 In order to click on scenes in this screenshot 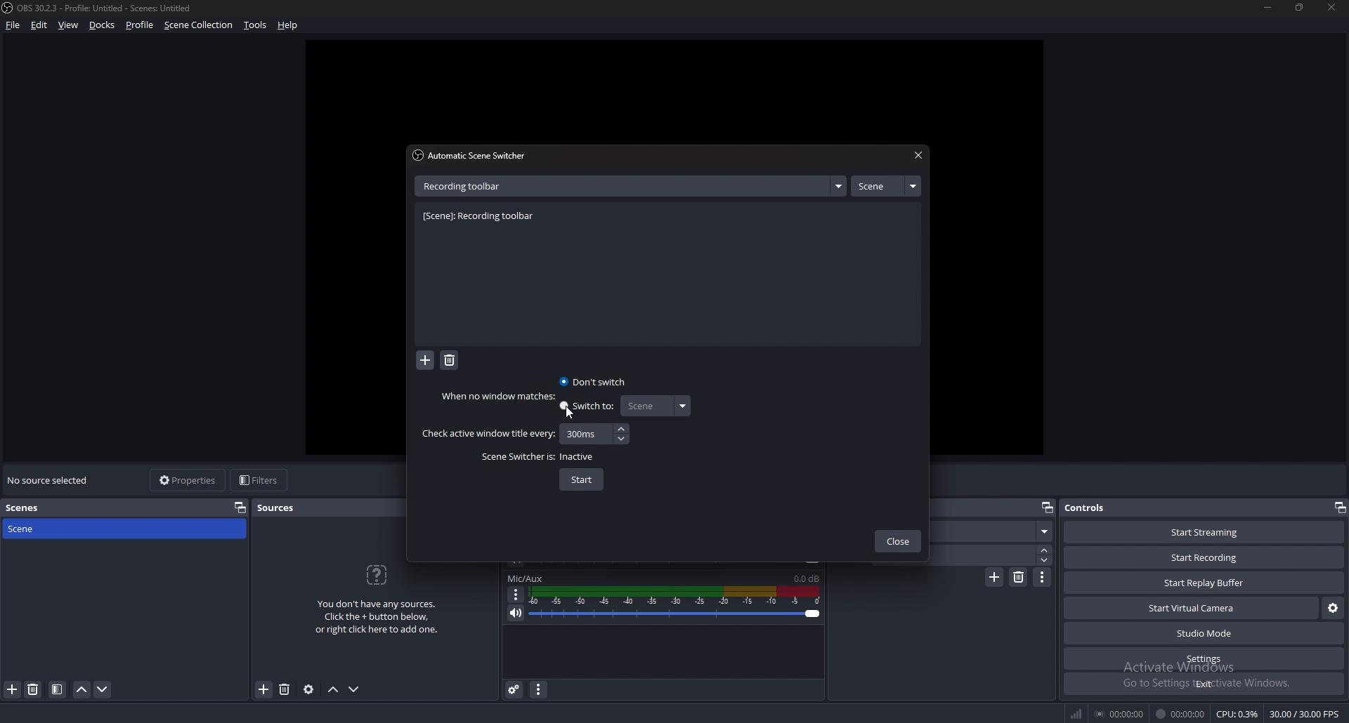, I will do `click(34, 508)`.